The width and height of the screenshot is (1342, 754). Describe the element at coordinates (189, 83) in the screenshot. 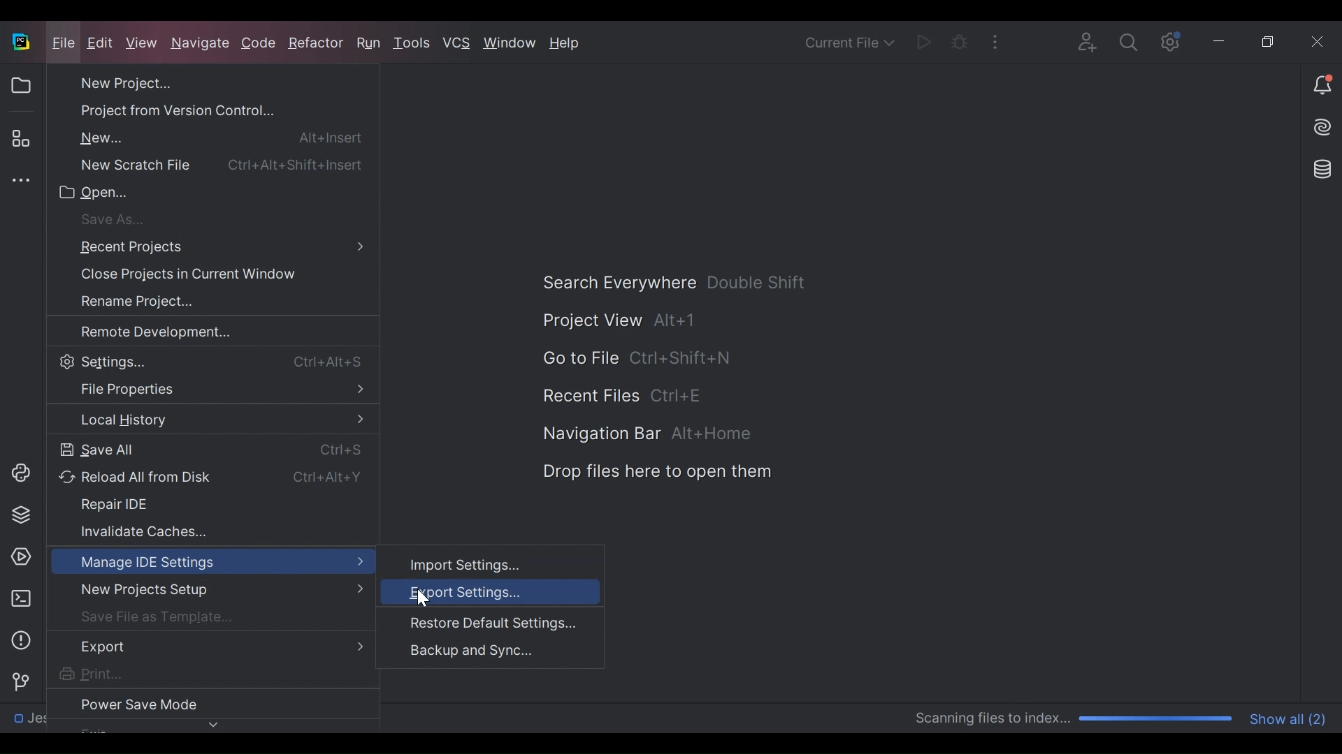

I see `New Project` at that location.